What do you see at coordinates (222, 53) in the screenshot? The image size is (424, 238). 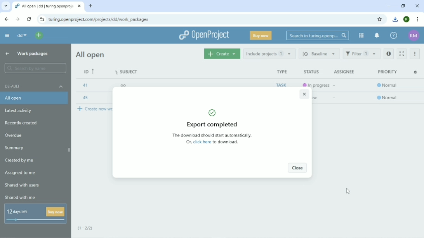 I see `Create` at bounding box center [222, 53].